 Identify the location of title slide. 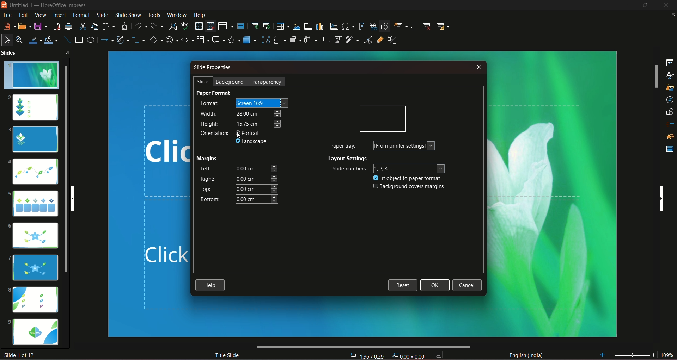
(226, 355).